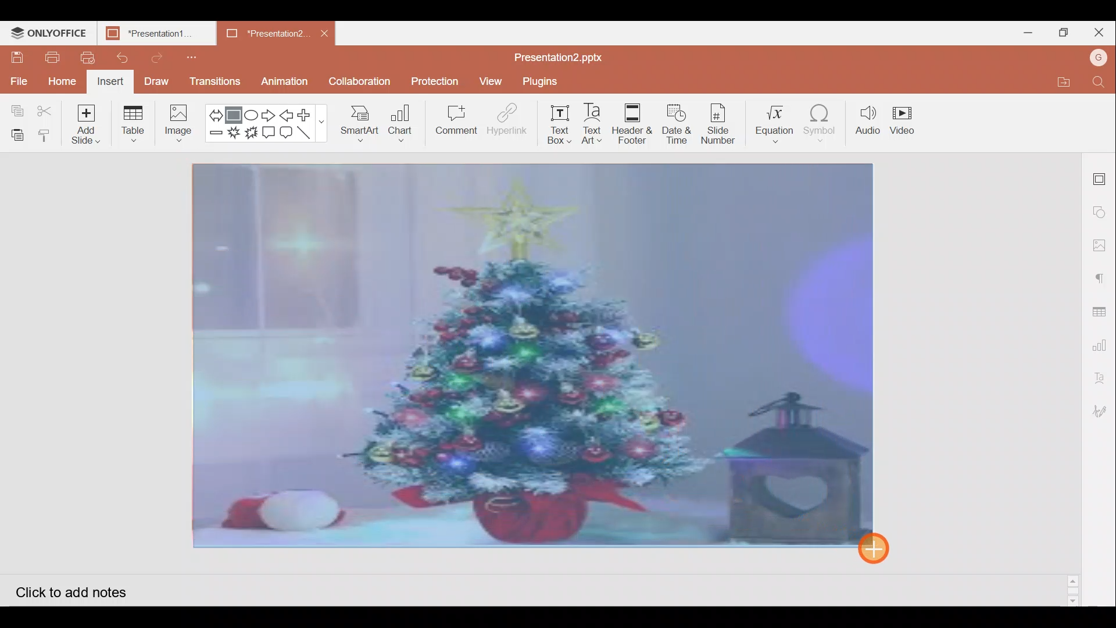  Describe the element at coordinates (252, 135) in the screenshot. I see `Explosion 2` at that location.